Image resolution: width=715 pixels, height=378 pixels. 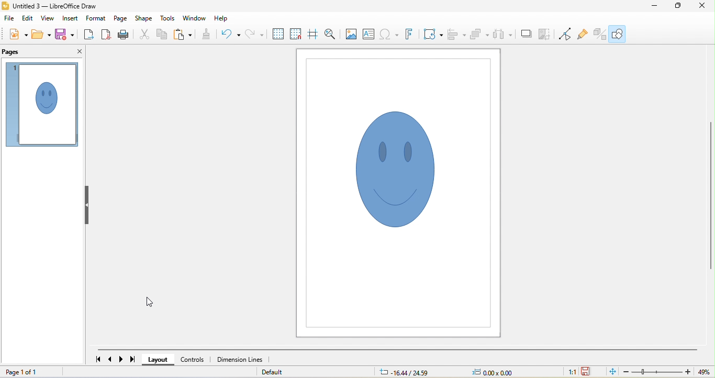 What do you see at coordinates (152, 303) in the screenshot?
I see `cursor` at bounding box center [152, 303].